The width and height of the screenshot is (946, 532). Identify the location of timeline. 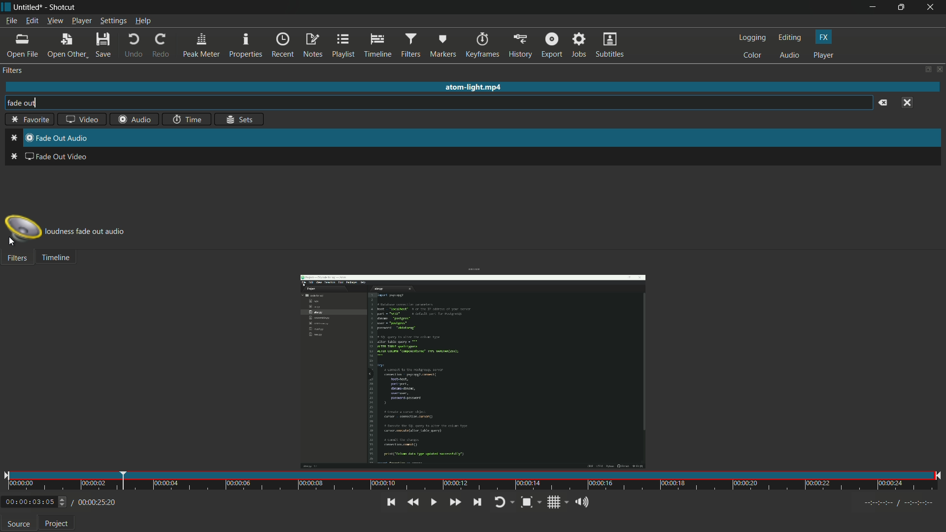
(56, 259).